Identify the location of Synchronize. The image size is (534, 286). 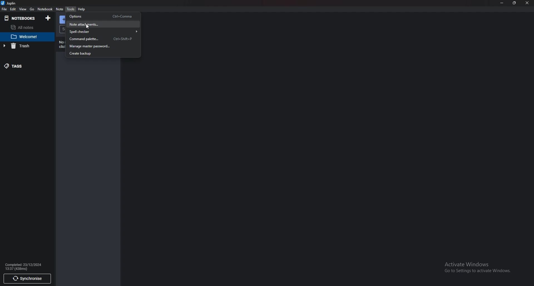
(27, 279).